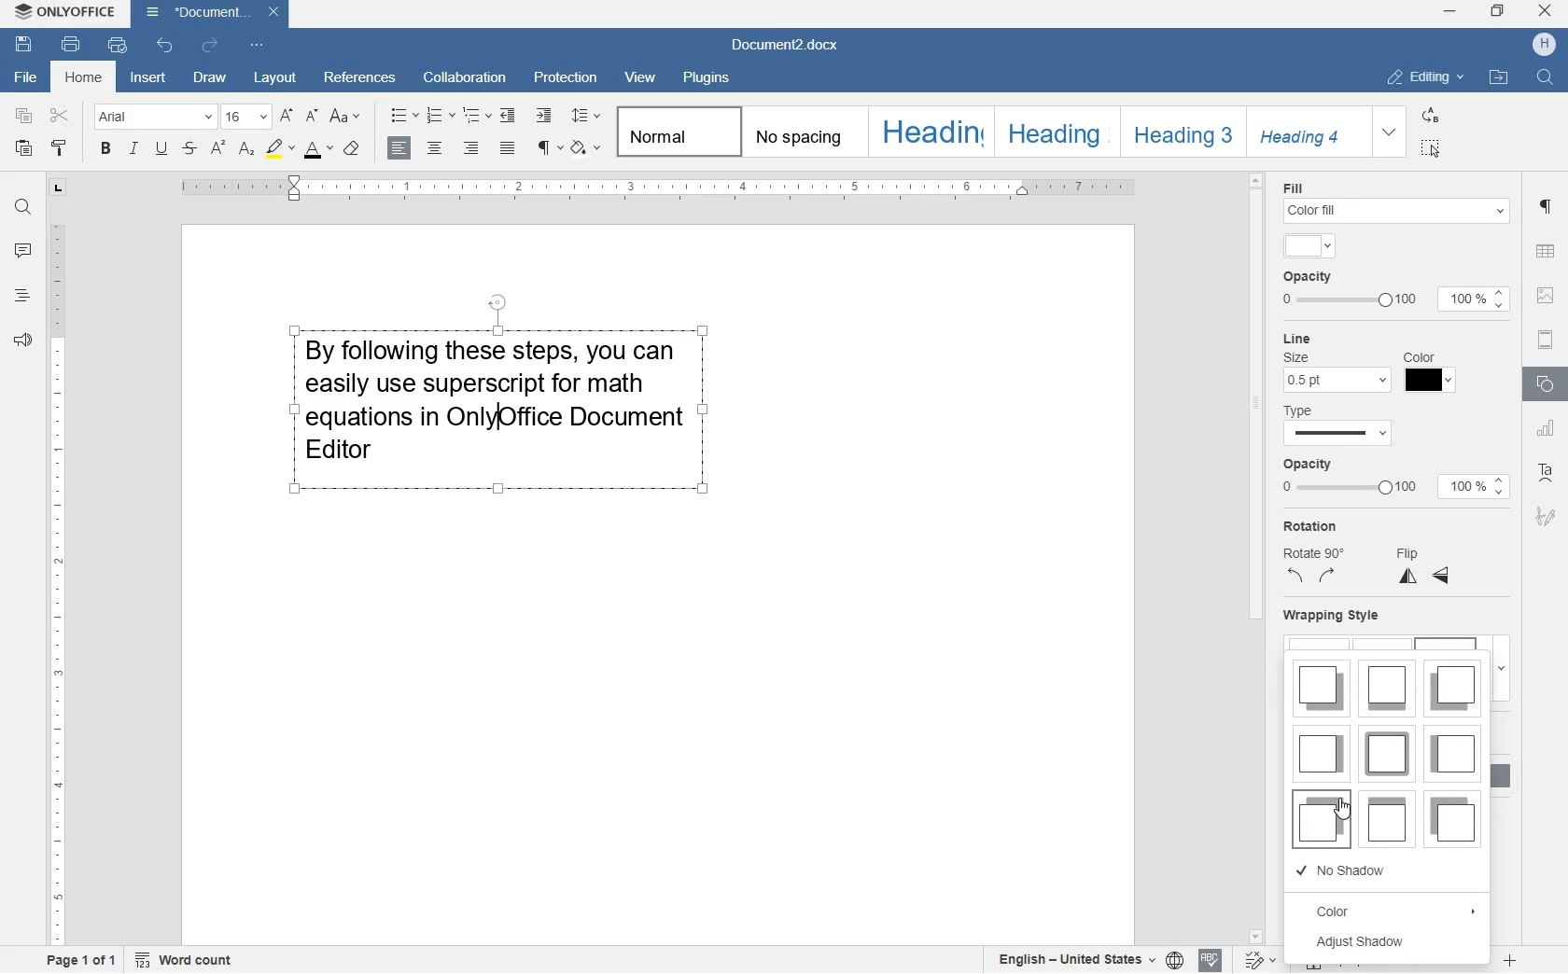 This screenshot has width=1568, height=974. I want to click on redo, so click(210, 48).